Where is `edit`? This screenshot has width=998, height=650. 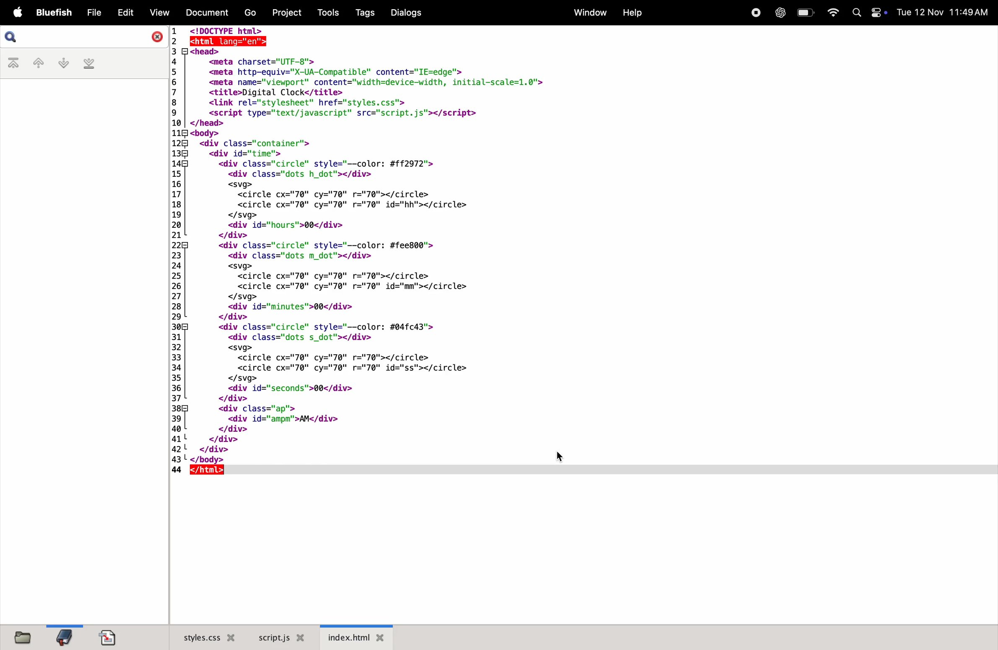 edit is located at coordinates (124, 12).